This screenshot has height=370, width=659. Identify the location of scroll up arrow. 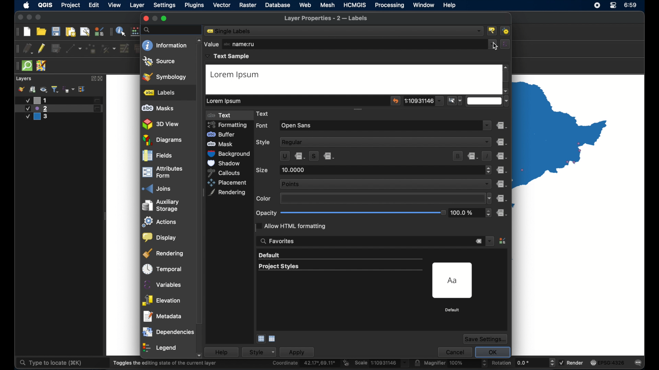
(506, 67).